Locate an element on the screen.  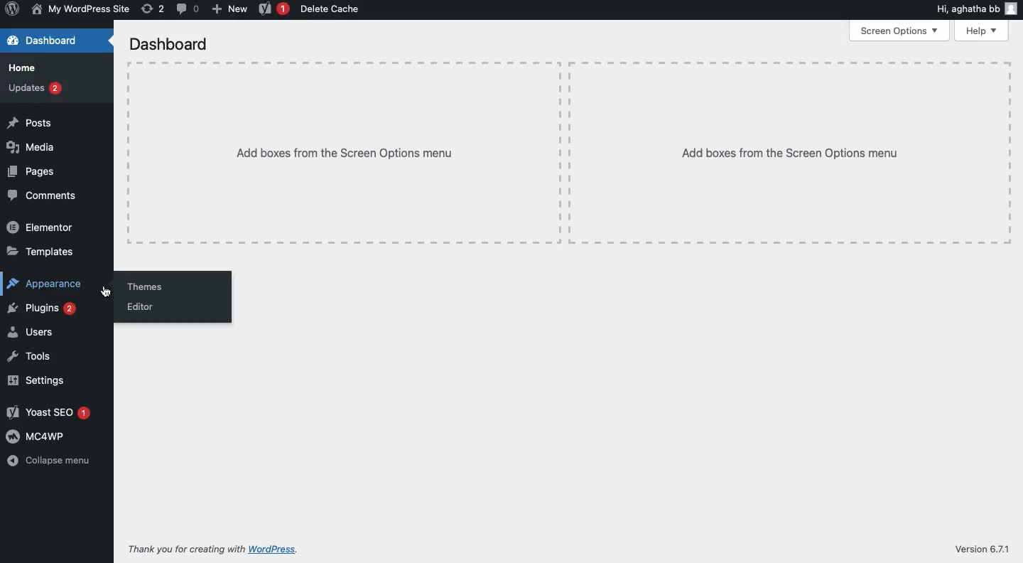
Pages is located at coordinates (31, 173).